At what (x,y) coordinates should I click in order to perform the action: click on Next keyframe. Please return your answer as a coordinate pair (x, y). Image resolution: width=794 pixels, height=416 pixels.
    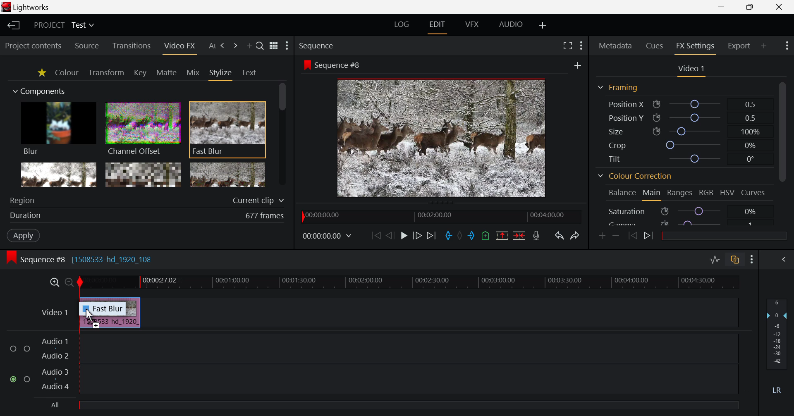
    Looking at the image, I should click on (650, 237).